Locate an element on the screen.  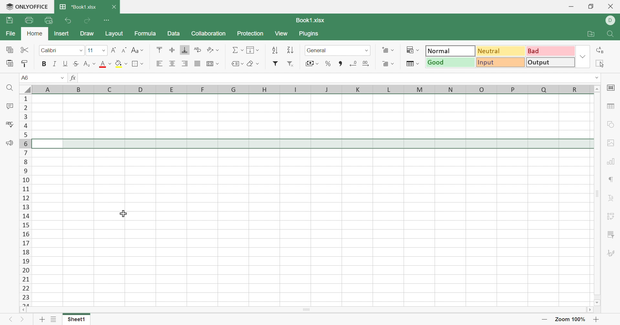
Comma style is located at coordinates (342, 64).